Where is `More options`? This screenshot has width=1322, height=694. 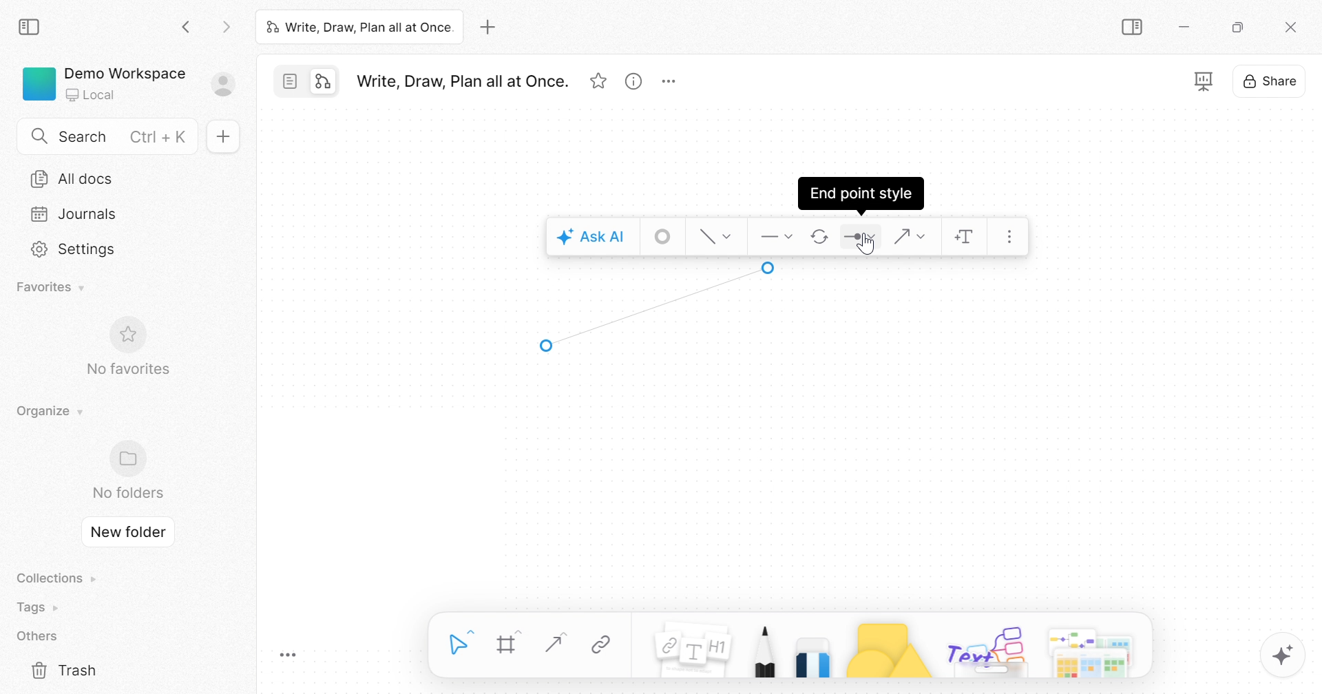
More options is located at coordinates (1093, 649).